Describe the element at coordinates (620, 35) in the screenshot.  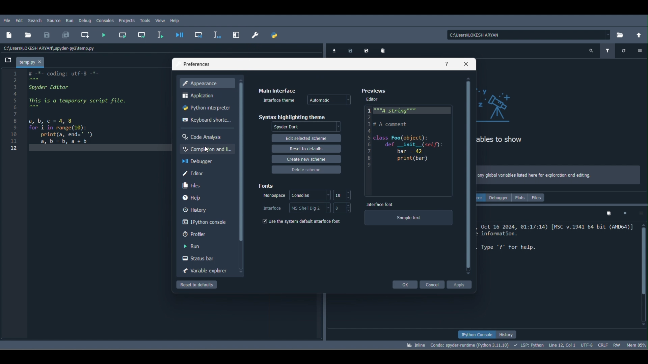
I see `Browse a working directory` at that location.